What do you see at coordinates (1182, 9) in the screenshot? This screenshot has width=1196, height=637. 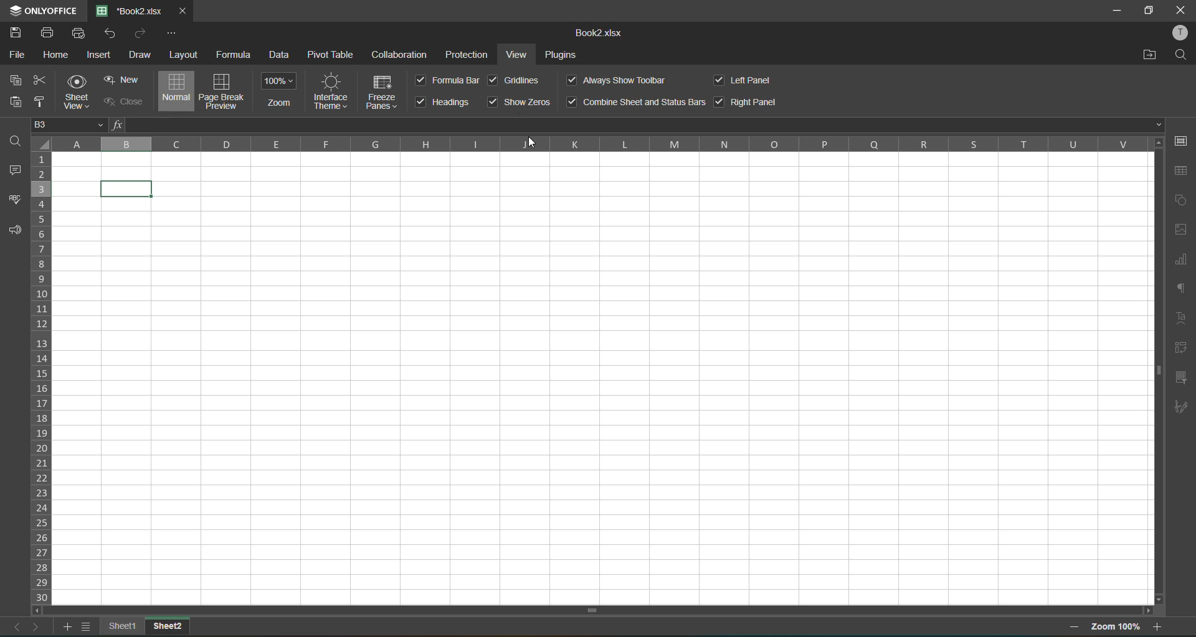 I see `close` at bounding box center [1182, 9].